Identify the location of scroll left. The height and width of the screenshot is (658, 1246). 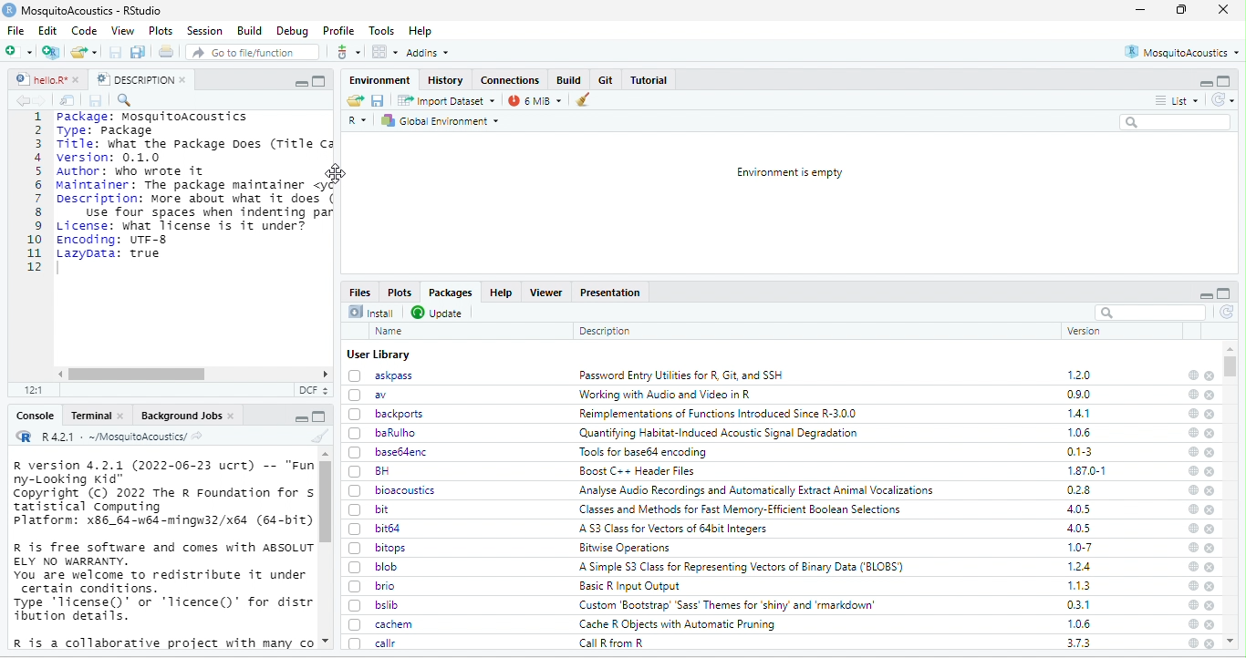
(57, 373).